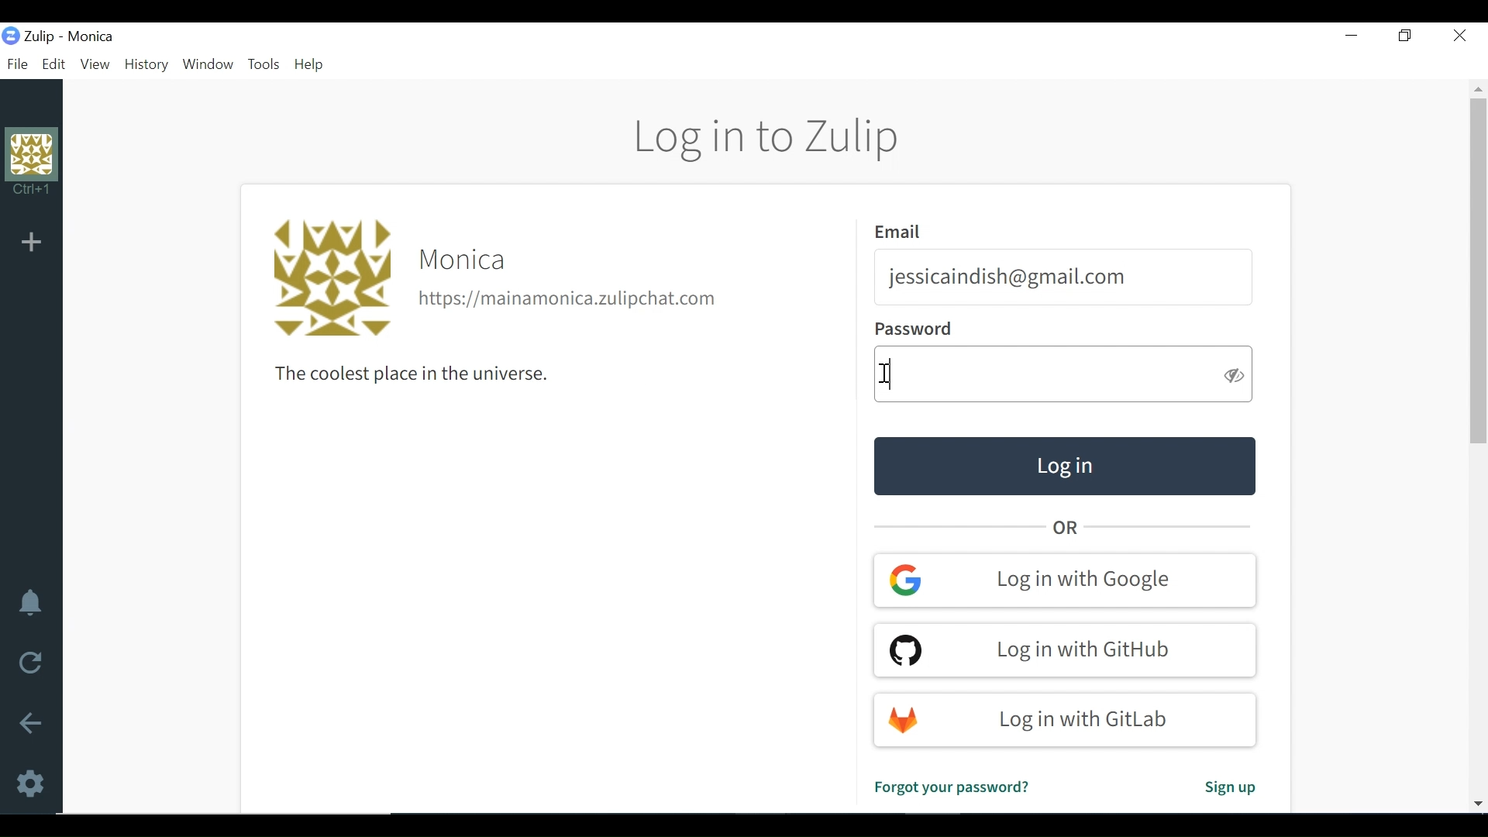  Describe the element at coordinates (888, 373) in the screenshot. I see `Text Cursor` at that location.